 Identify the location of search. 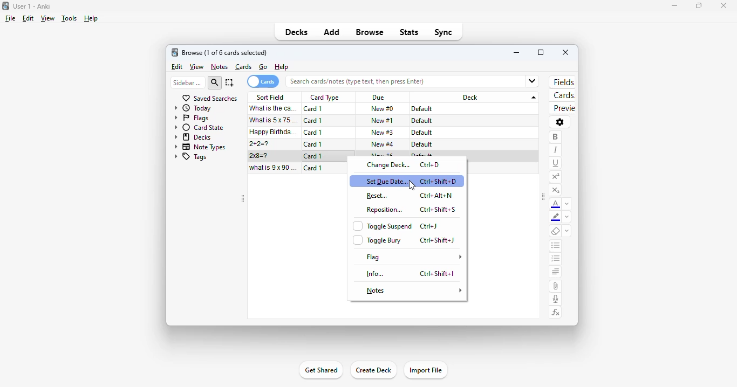
(215, 82).